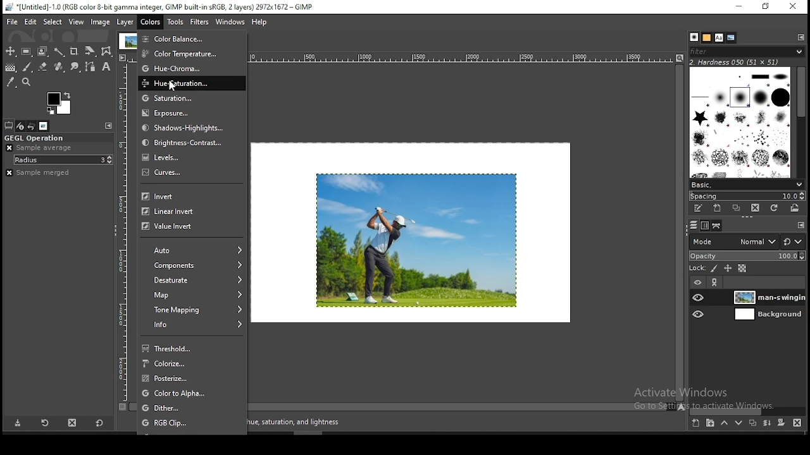 This screenshot has height=455, width=810. I want to click on add a mask, so click(782, 423).